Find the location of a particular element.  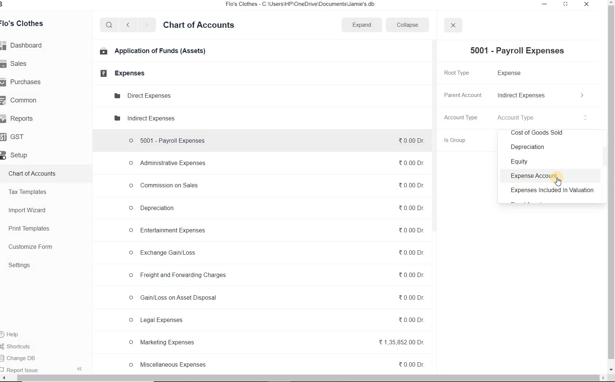

5001 - Payroll Expenses is located at coordinates (520, 50).